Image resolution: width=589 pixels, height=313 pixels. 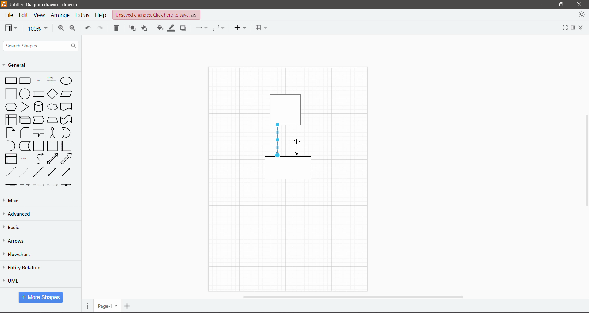 What do you see at coordinates (53, 107) in the screenshot?
I see `Cloud` at bounding box center [53, 107].